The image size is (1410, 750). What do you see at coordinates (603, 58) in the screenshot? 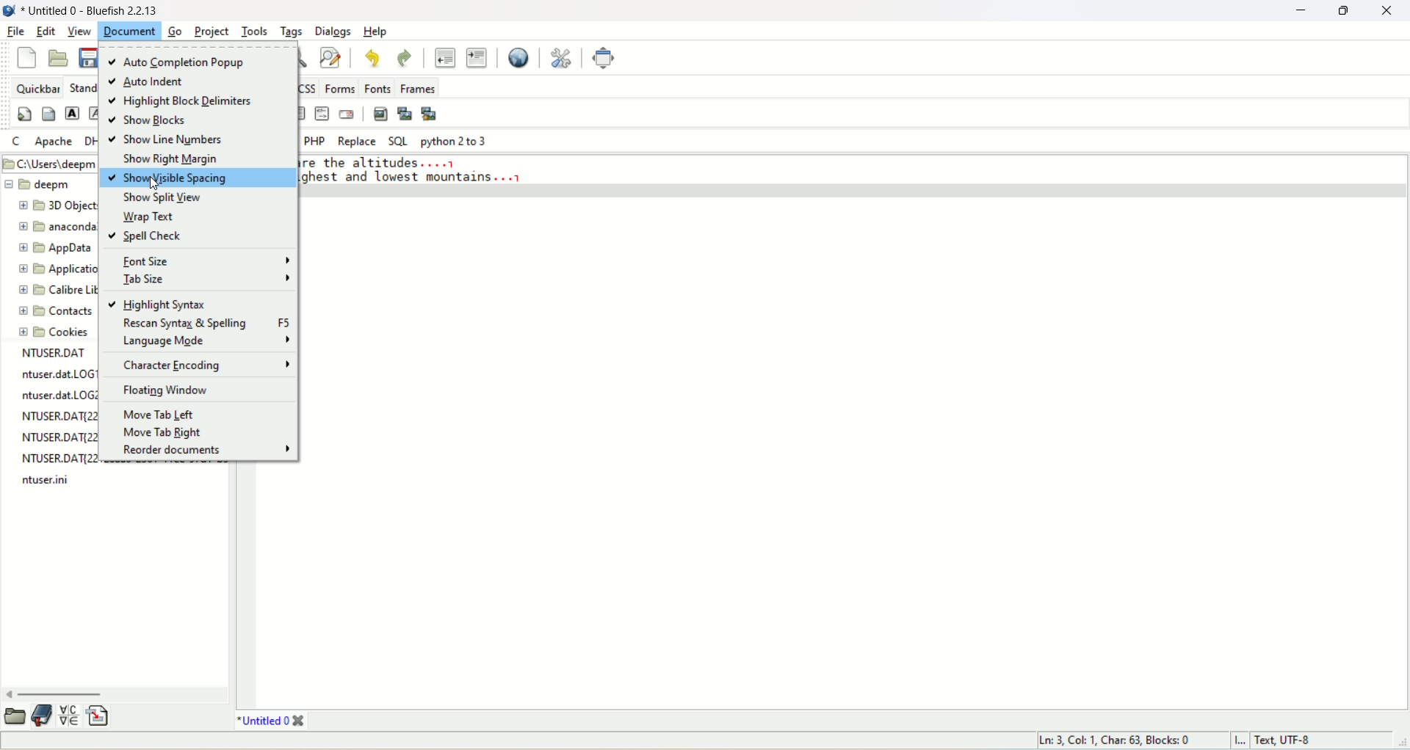
I see `full screen` at bounding box center [603, 58].